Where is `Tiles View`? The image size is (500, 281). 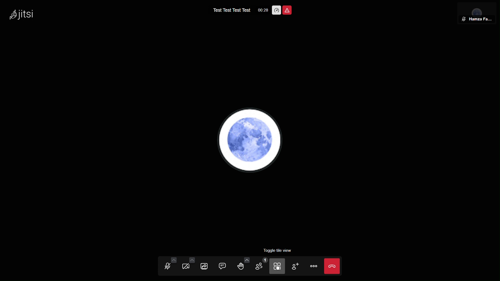 Tiles View is located at coordinates (278, 267).